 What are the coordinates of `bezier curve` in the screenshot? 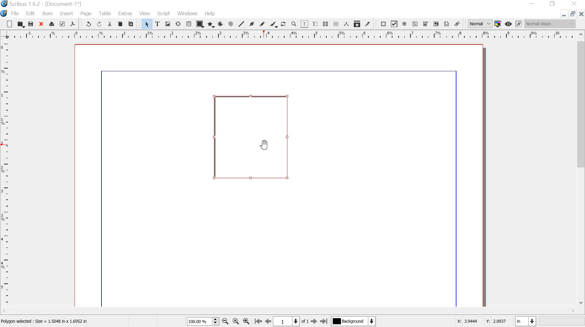 It's located at (253, 24).